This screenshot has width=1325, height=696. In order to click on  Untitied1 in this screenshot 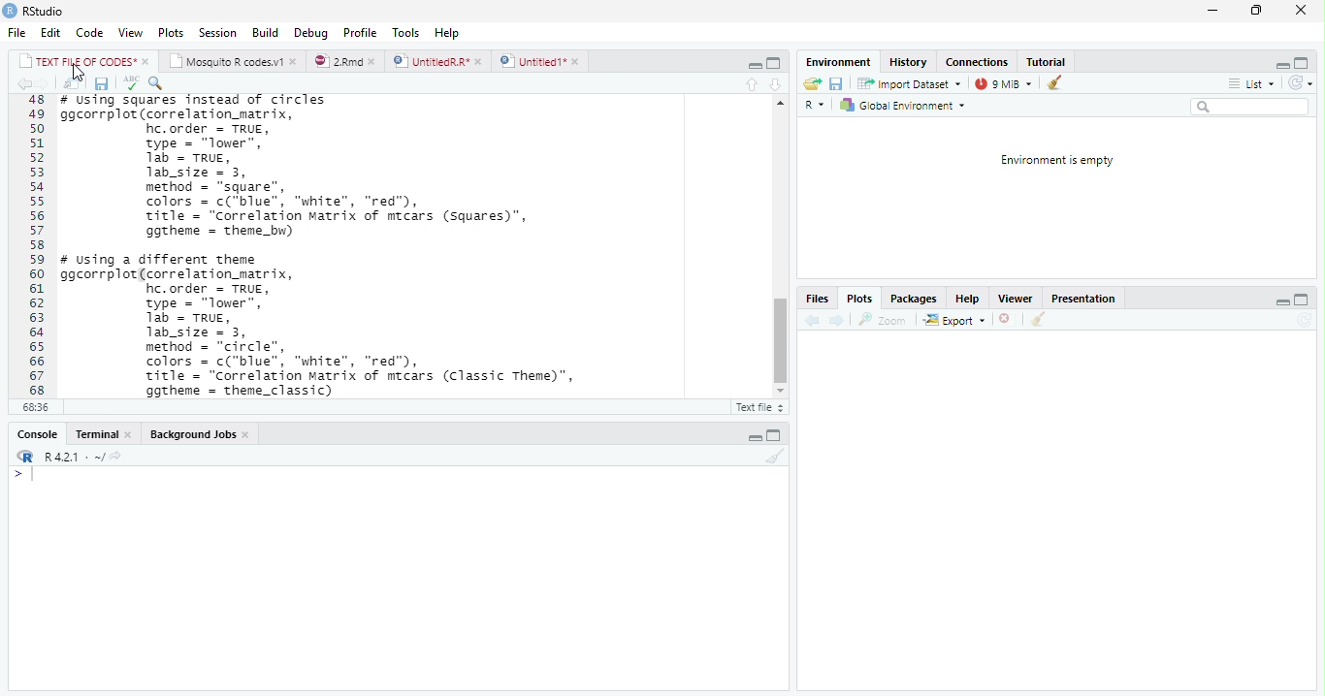, I will do `click(540, 61)`.